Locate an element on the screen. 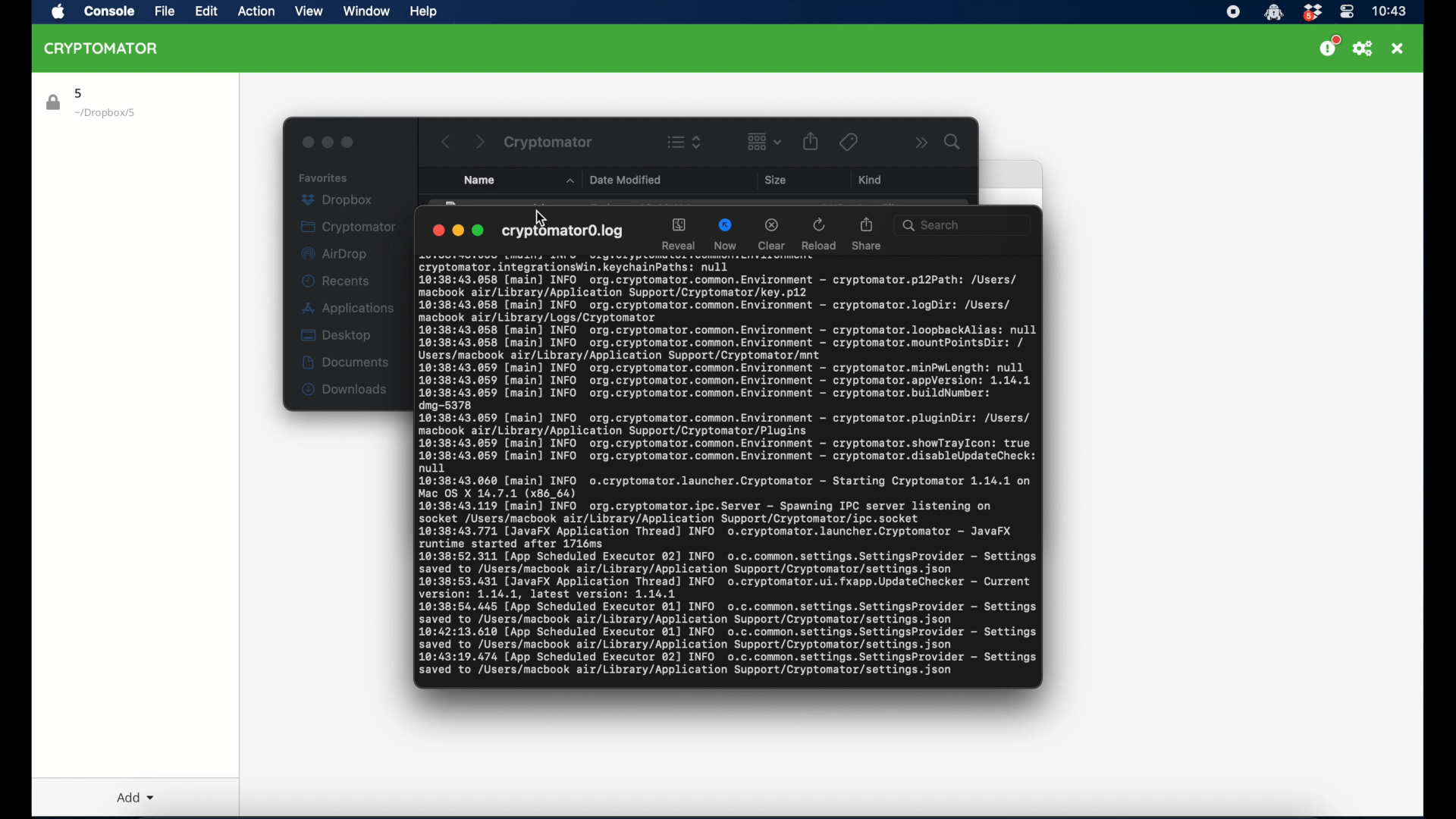 The width and height of the screenshot is (1456, 819). downloads is located at coordinates (346, 390).